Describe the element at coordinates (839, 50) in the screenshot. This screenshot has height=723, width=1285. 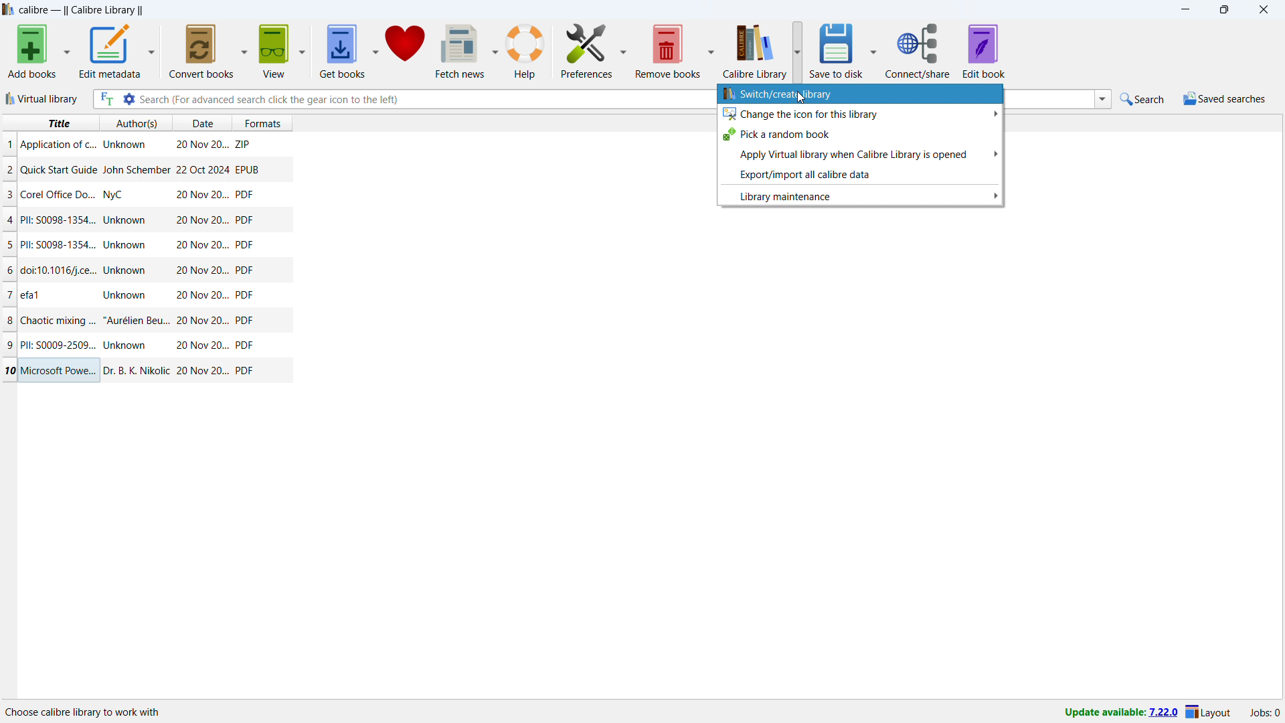
I see `save to disk` at that location.